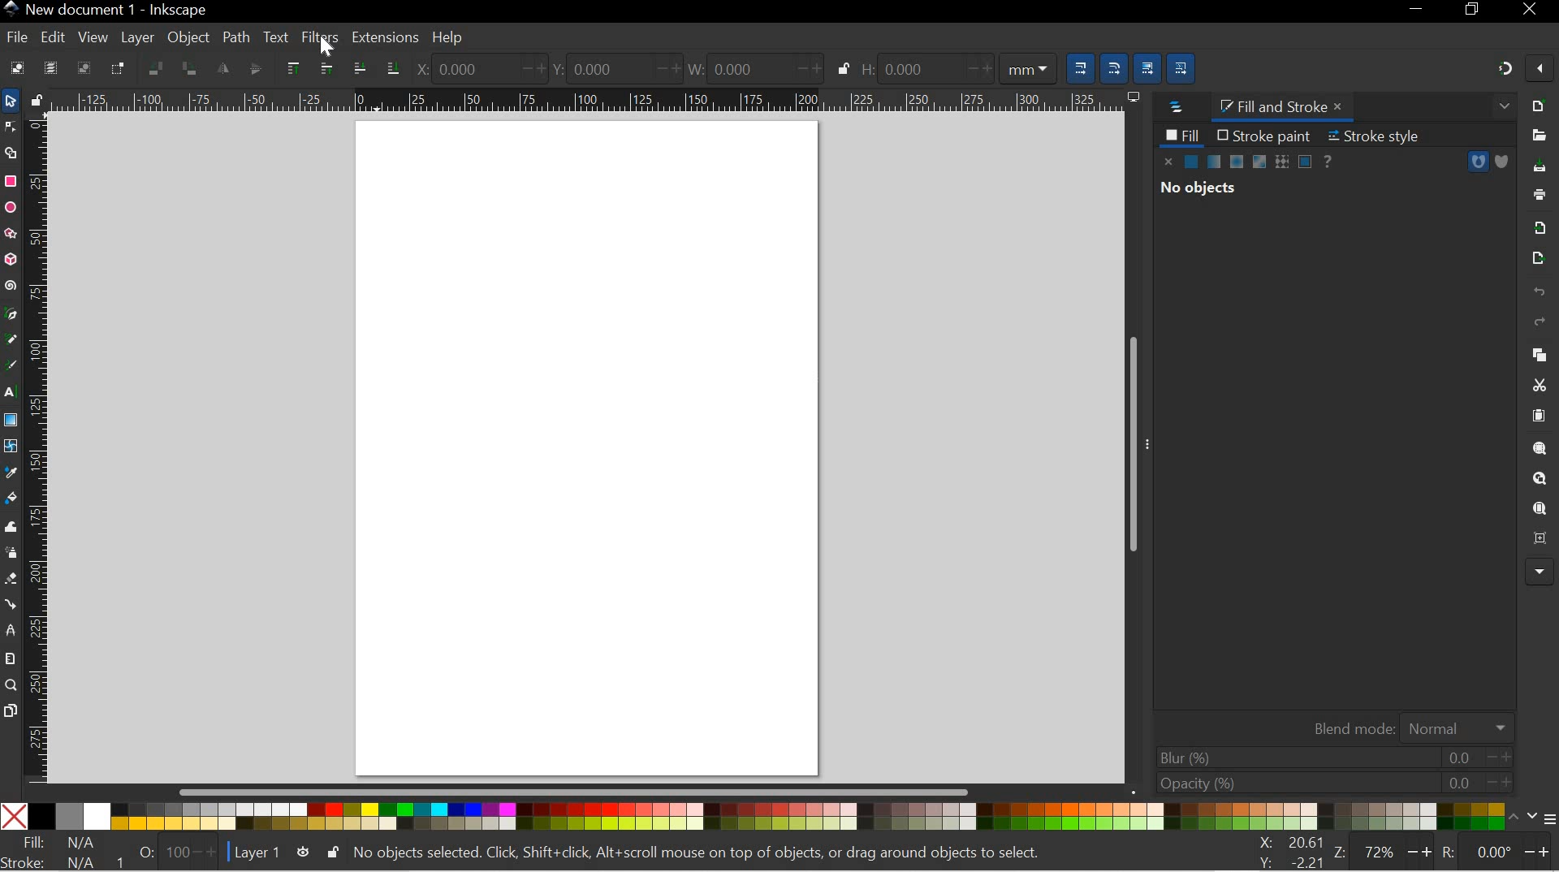  I want to click on SELECT ALL IN ALL LAYERS, so click(50, 67).